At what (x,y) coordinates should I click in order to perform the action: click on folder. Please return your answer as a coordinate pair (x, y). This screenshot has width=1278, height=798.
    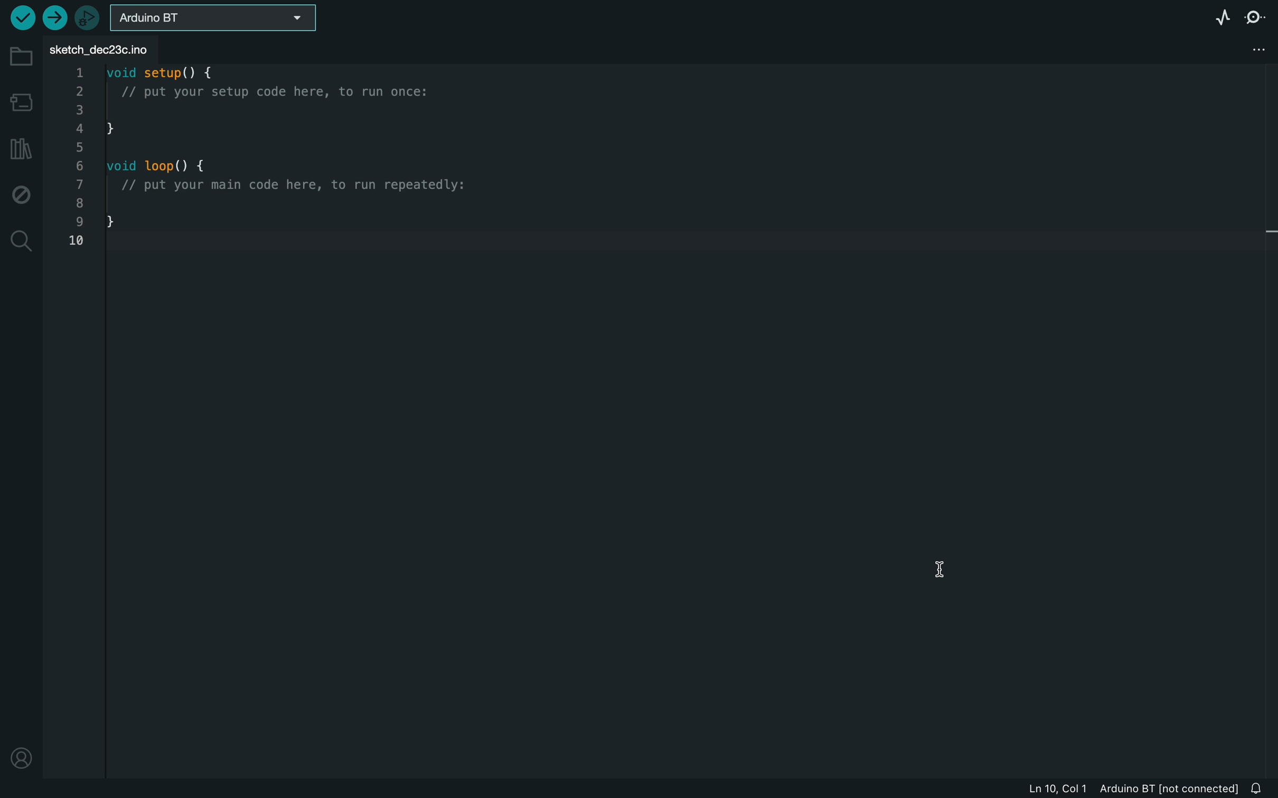
    Looking at the image, I should click on (23, 58).